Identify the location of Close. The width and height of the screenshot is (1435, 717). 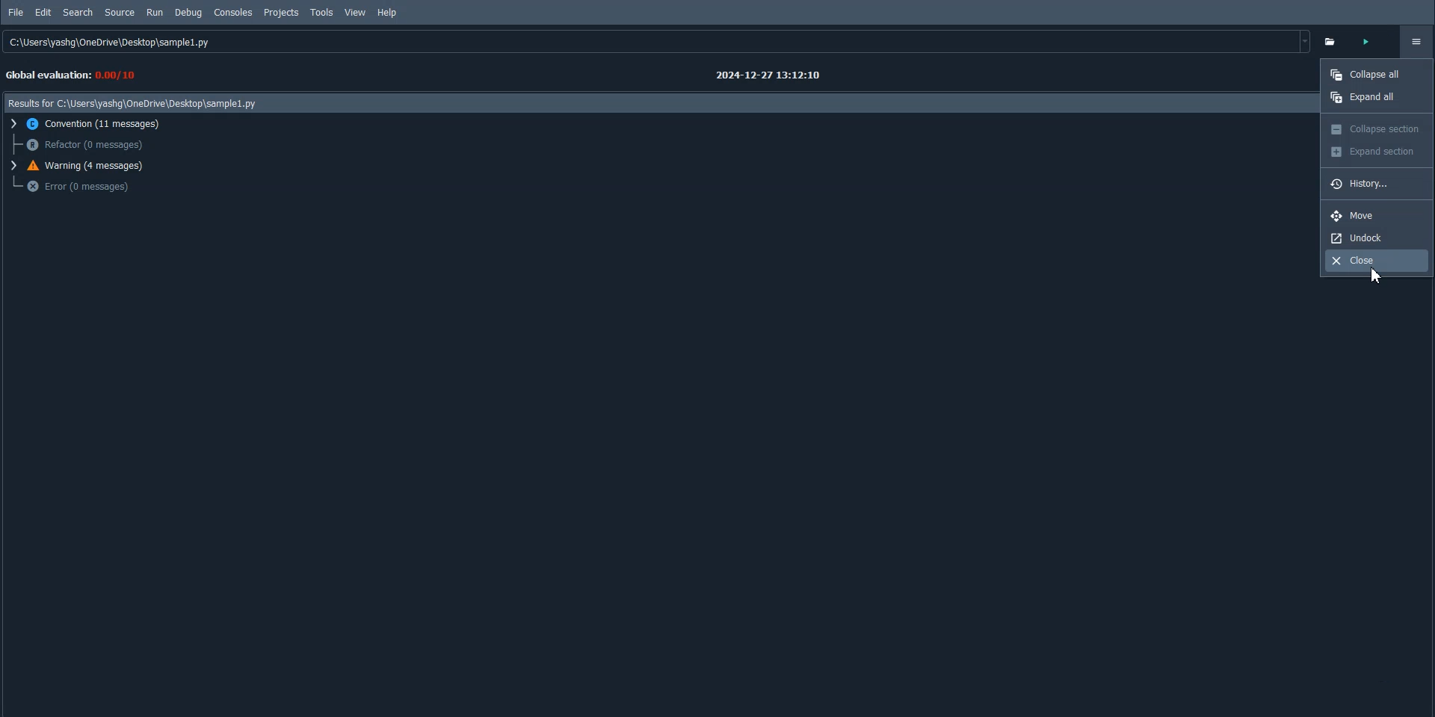
(1377, 260).